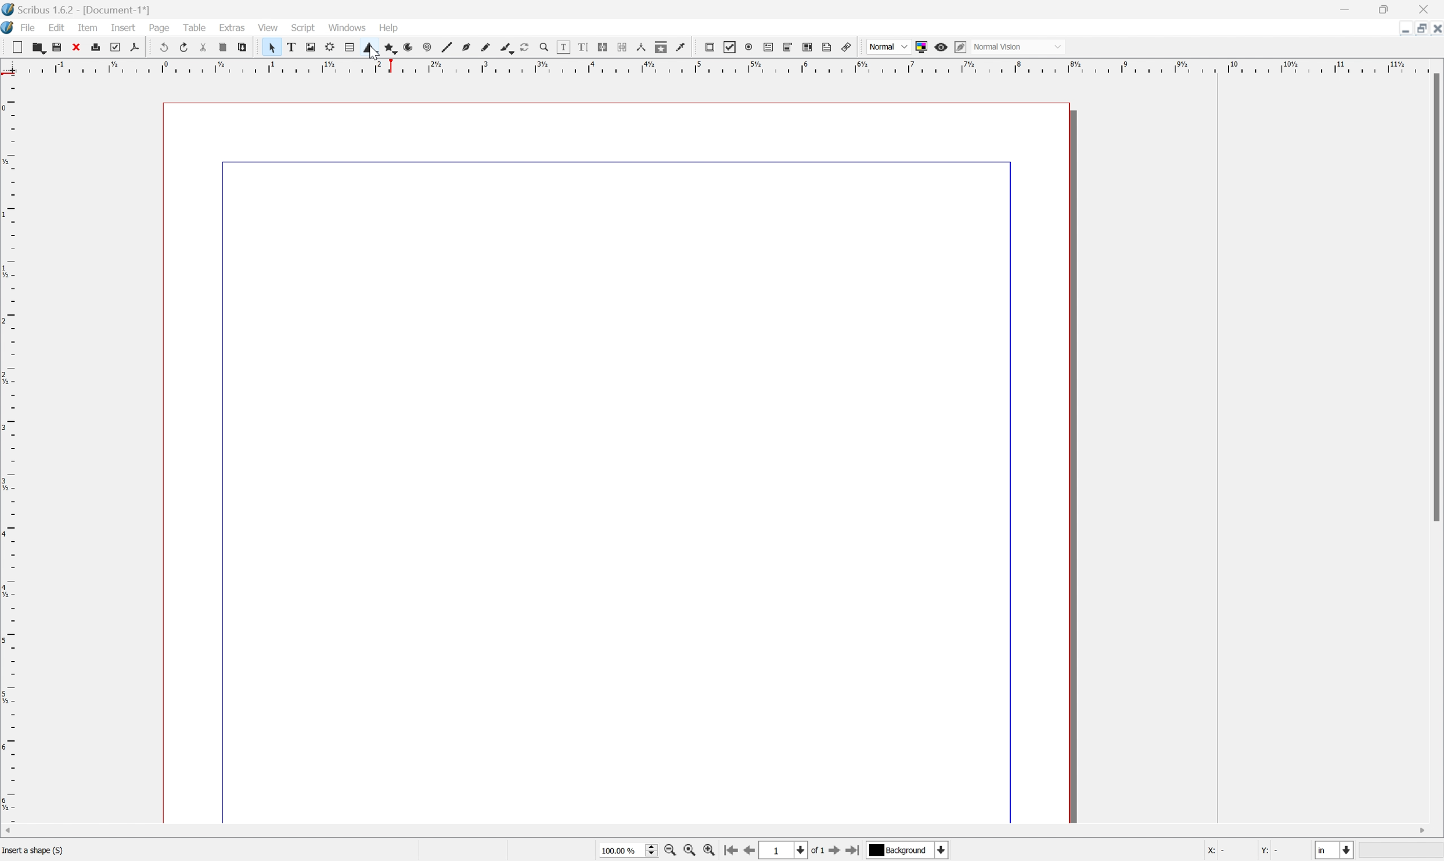 Image resolution: width=1444 pixels, height=861 pixels. Describe the element at coordinates (508, 49) in the screenshot. I see `Calligraphic lines` at that location.